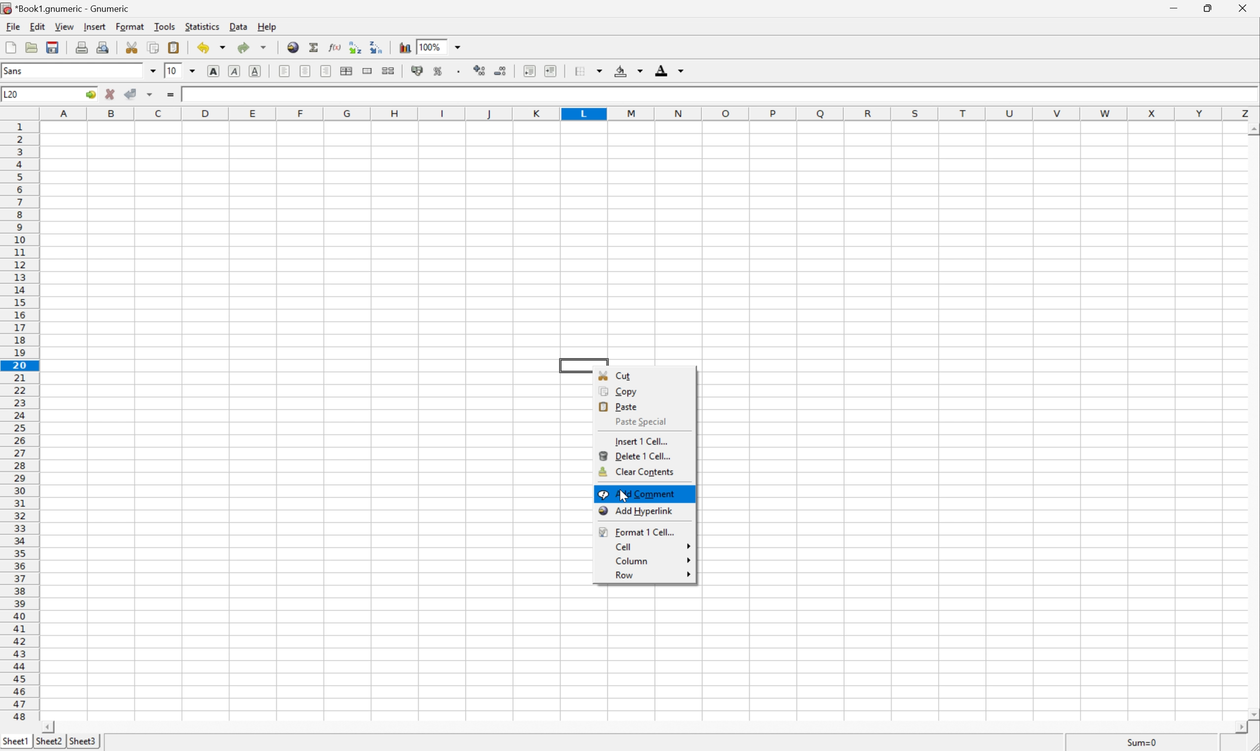  What do you see at coordinates (690, 574) in the screenshot?
I see `Drop Down` at bounding box center [690, 574].